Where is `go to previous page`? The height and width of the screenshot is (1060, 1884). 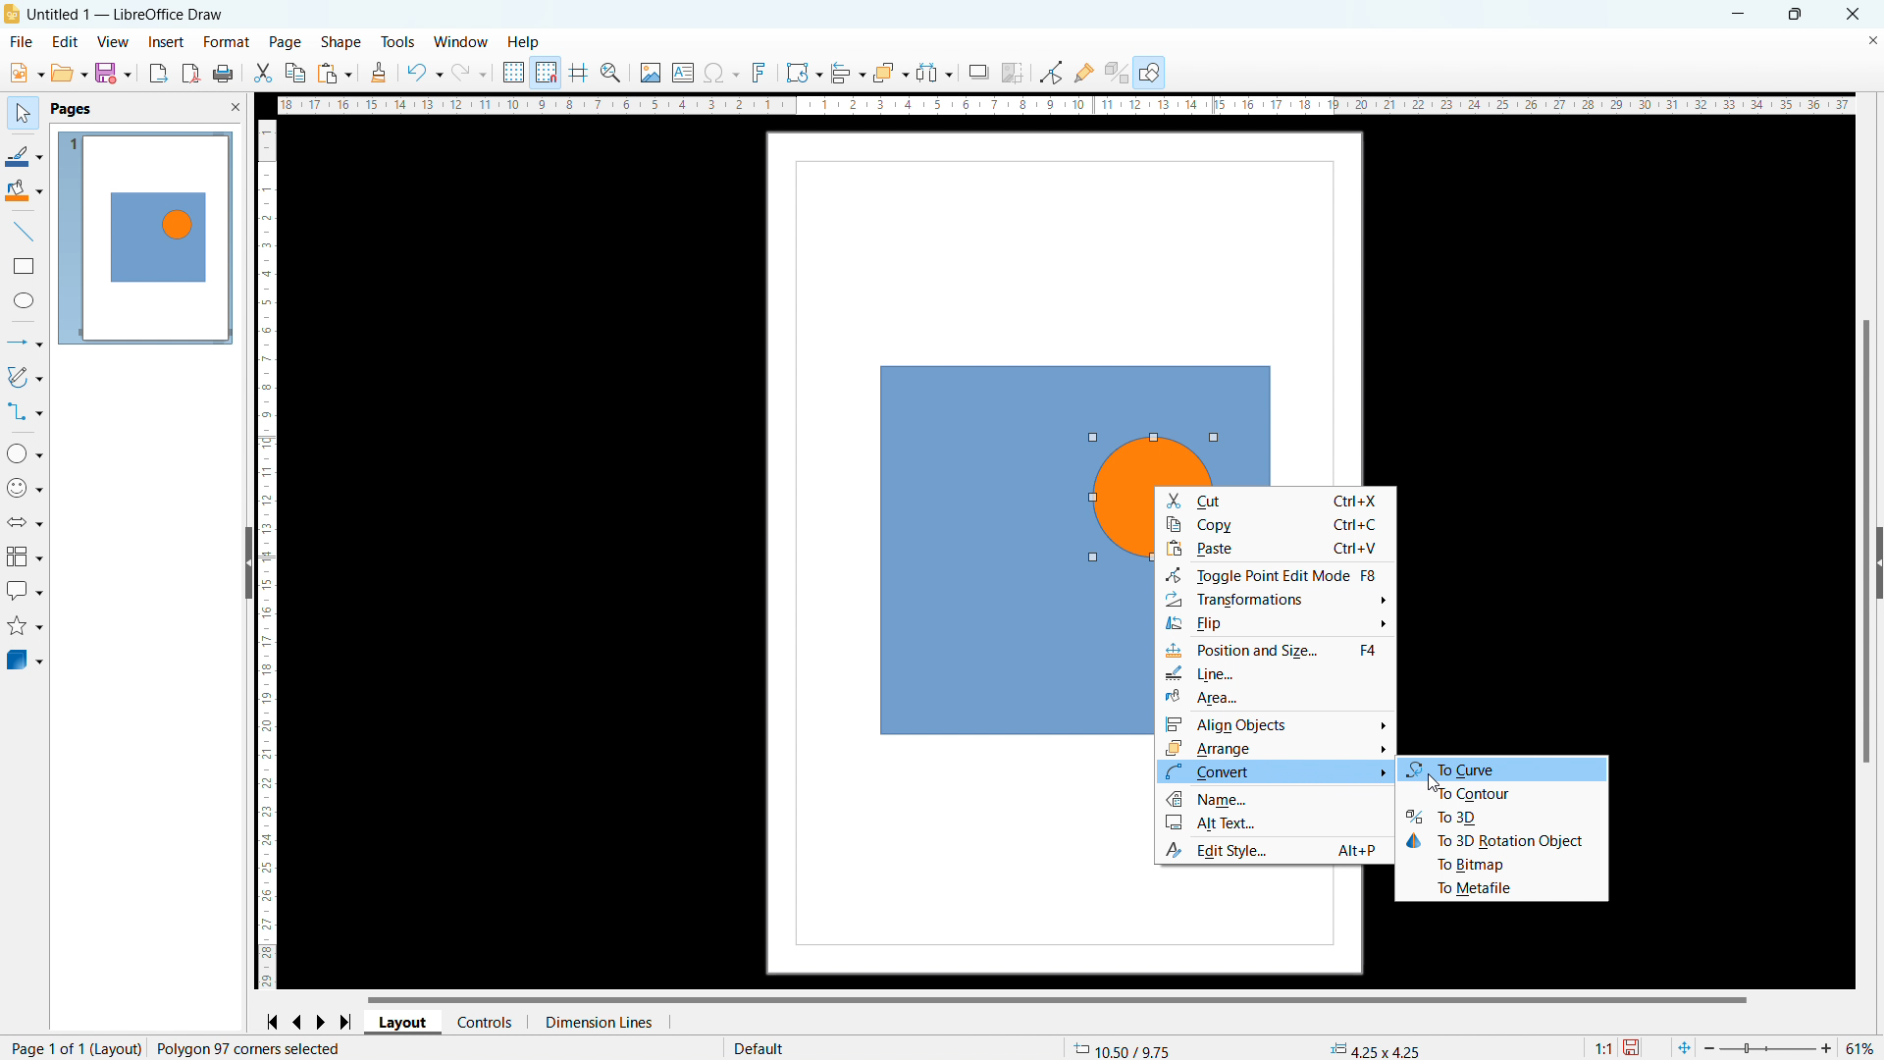 go to previous page is located at coordinates (296, 1021).